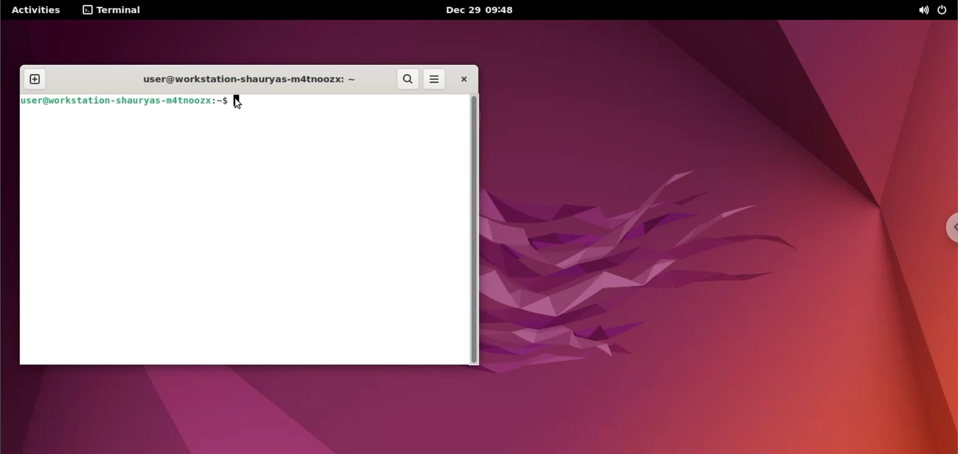  I want to click on terminal, so click(121, 11).